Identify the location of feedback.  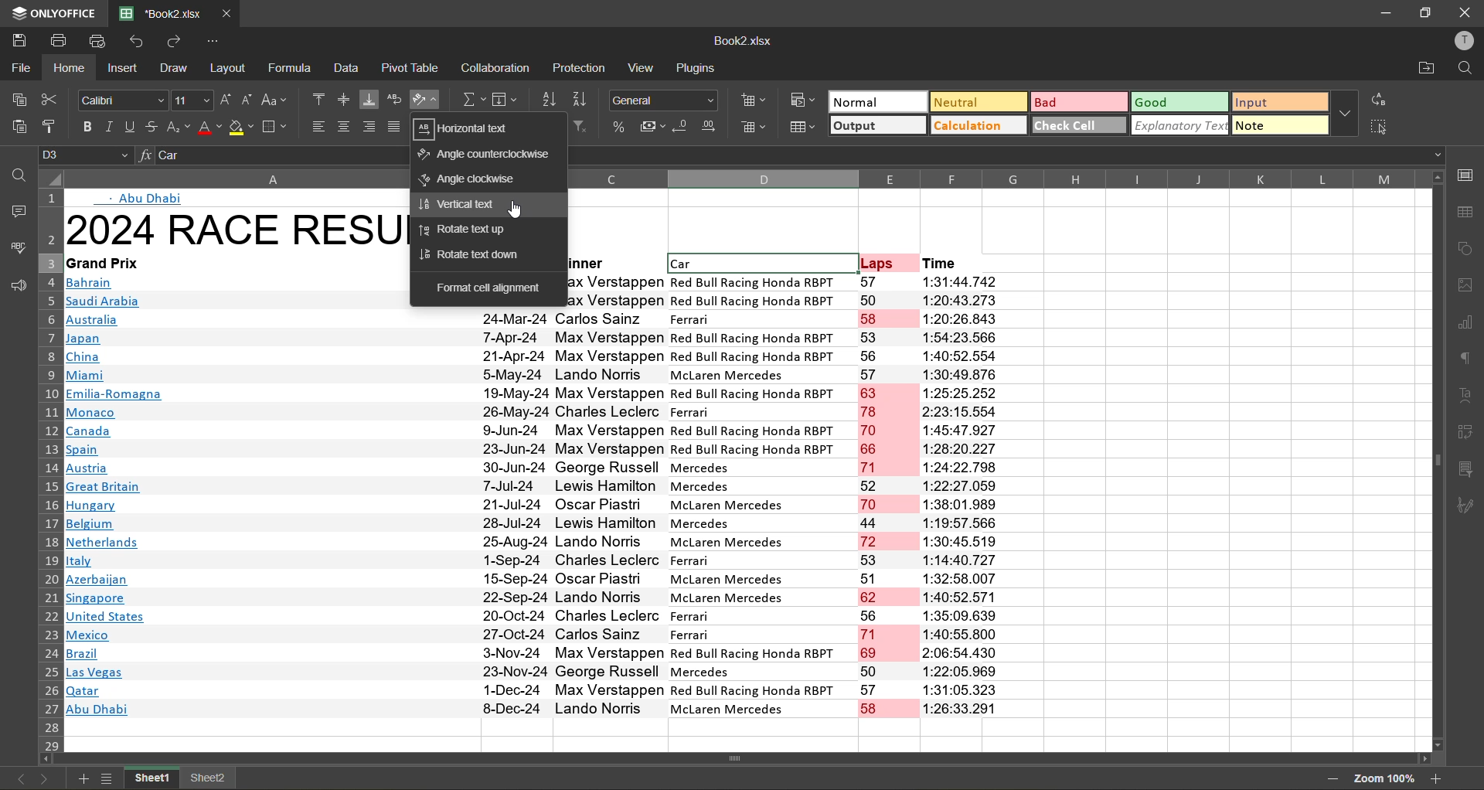
(18, 285).